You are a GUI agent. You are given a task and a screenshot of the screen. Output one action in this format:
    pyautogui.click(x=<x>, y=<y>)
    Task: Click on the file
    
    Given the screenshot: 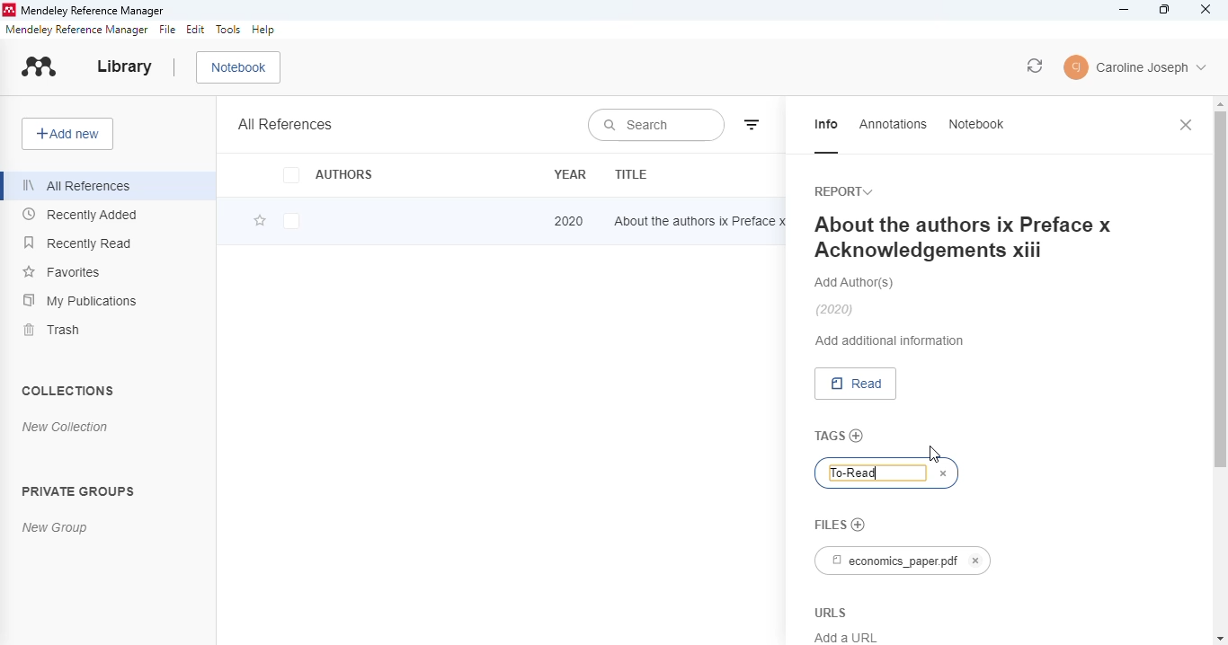 What is the action you would take?
    pyautogui.click(x=167, y=30)
    